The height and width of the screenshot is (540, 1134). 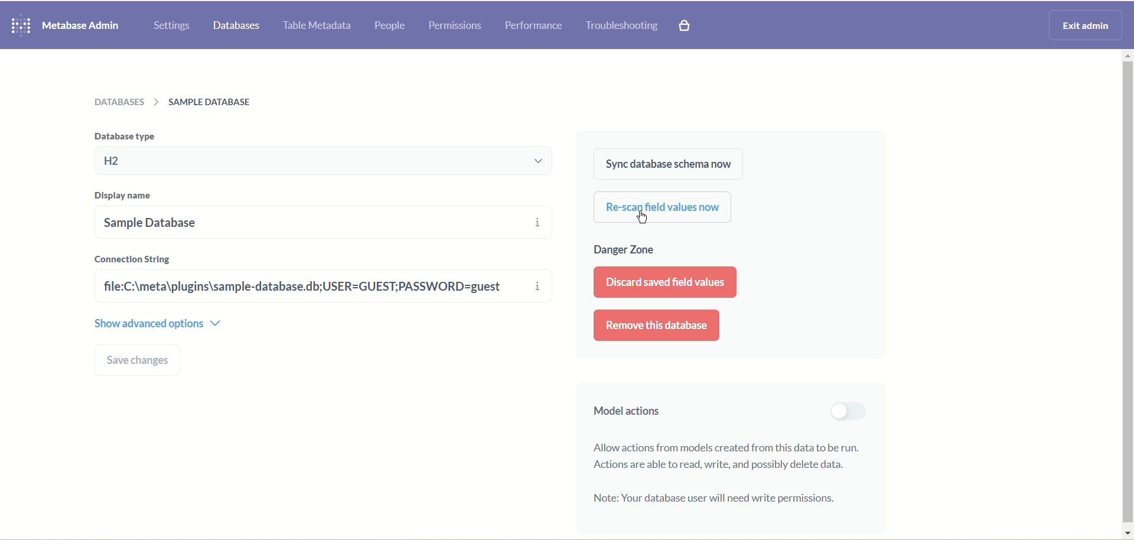 What do you see at coordinates (179, 102) in the screenshot?
I see `location` at bounding box center [179, 102].